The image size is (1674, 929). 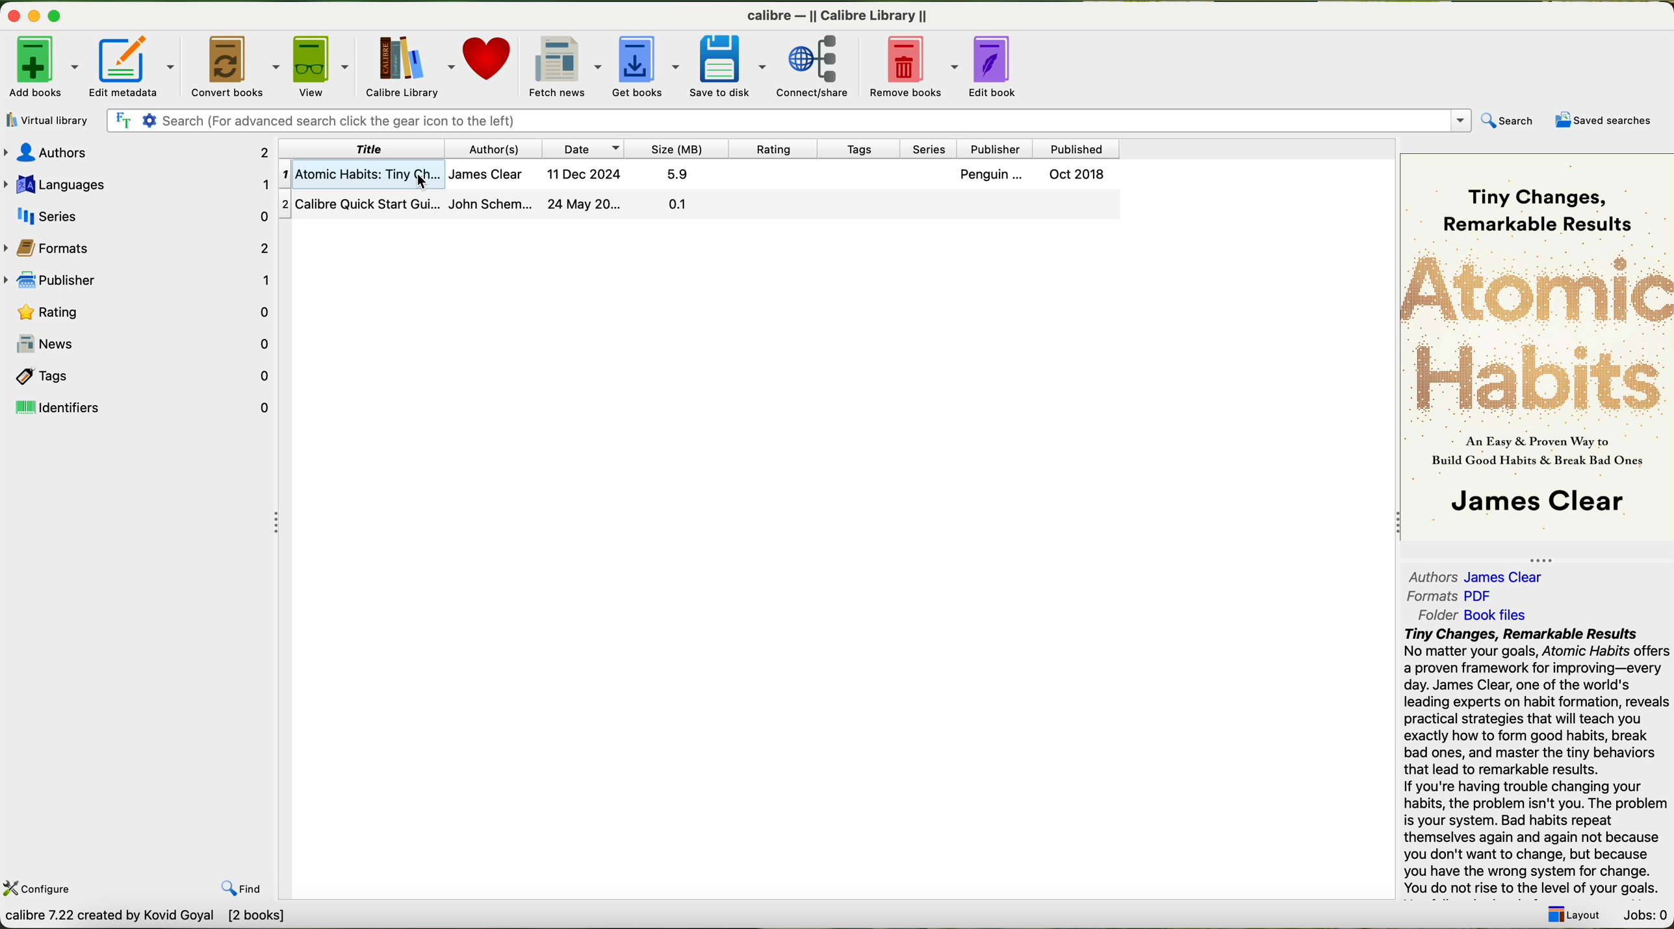 I want to click on layout, so click(x=1578, y=915).